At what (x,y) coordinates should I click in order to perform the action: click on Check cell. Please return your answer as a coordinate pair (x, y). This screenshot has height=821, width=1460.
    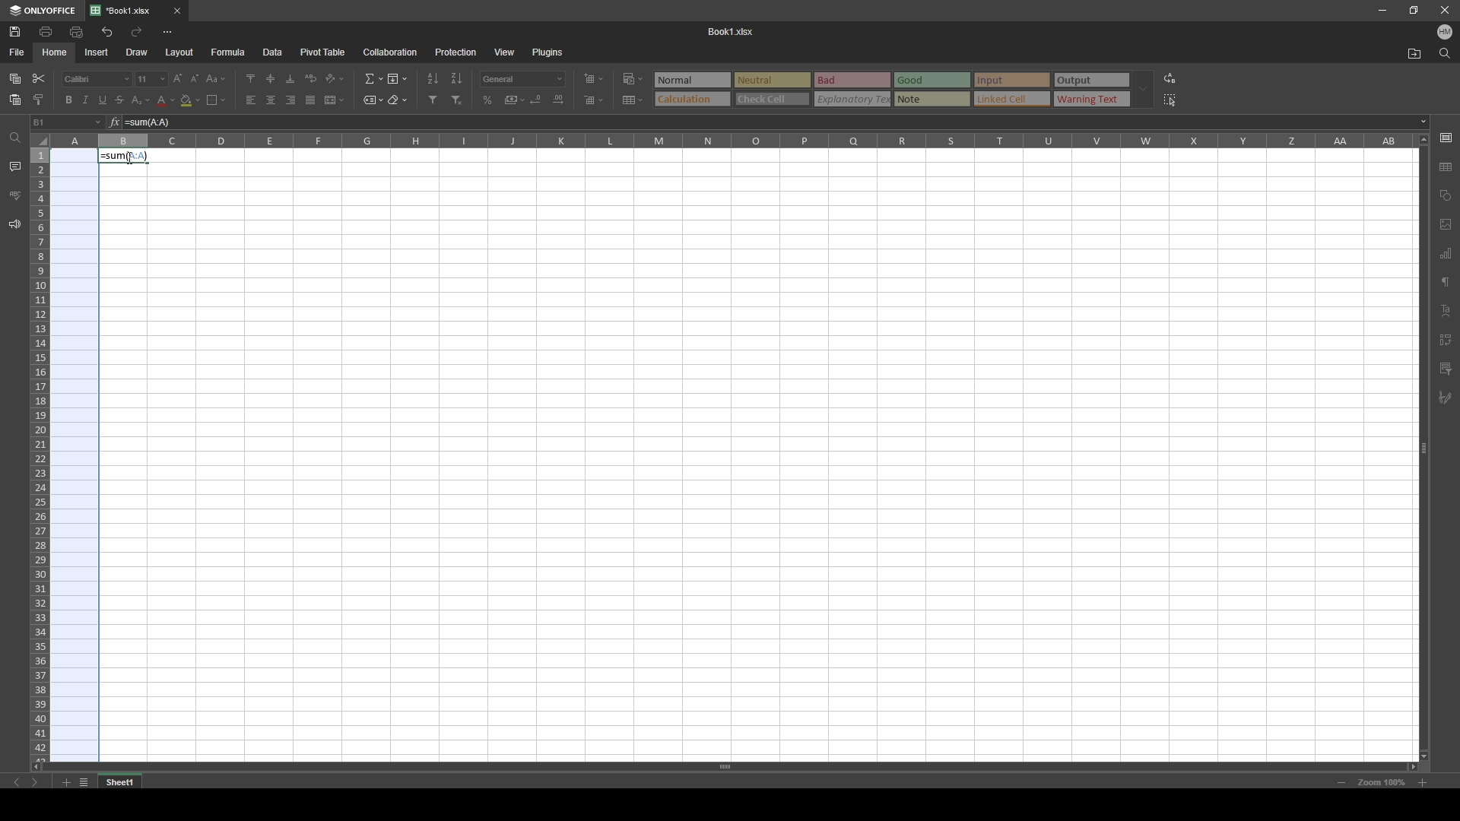
    Looking at the image, I should click on (773, 100).